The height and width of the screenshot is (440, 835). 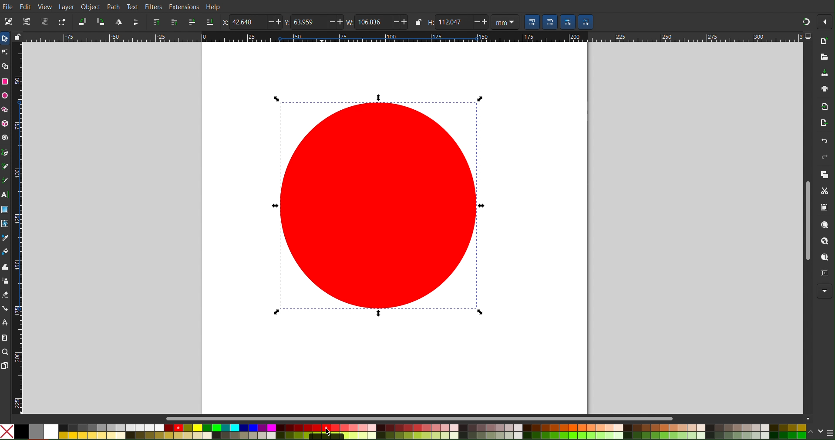 I want to click on Zoom Page, so click(x=824, y=258).